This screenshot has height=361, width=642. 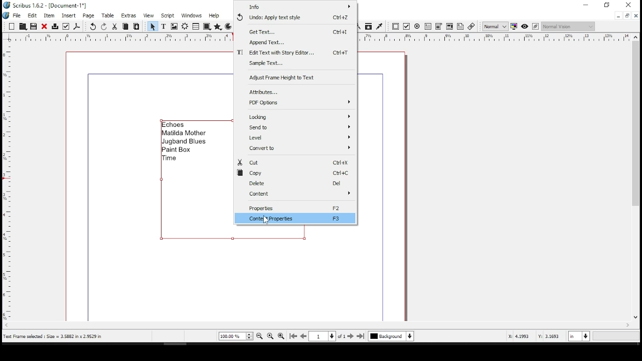 I want to click on time, so click(x=172, y=158).